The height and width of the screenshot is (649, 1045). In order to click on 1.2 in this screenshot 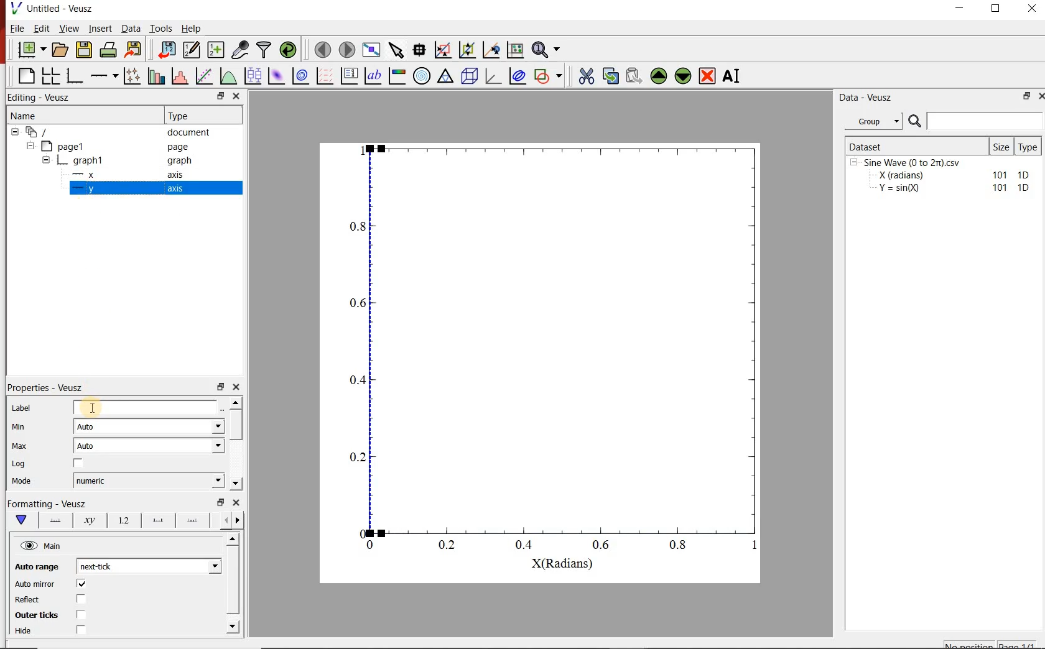, I will do `click(122, 521)`.